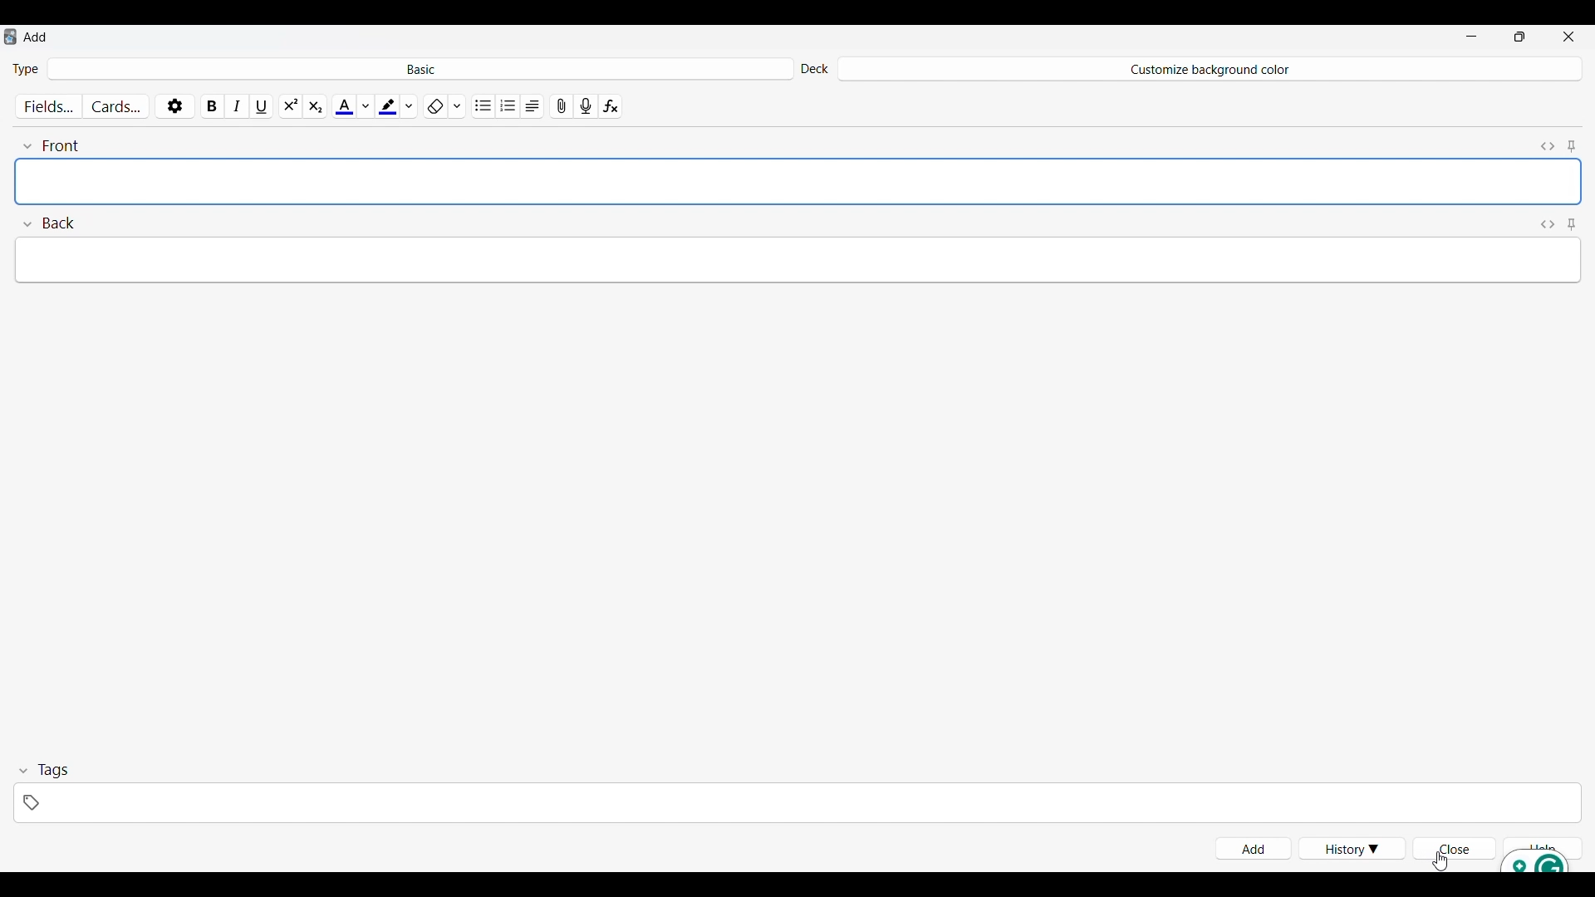 This screenshot has height=897, width=1595. I want to click on Record audio, so click(586, 104).